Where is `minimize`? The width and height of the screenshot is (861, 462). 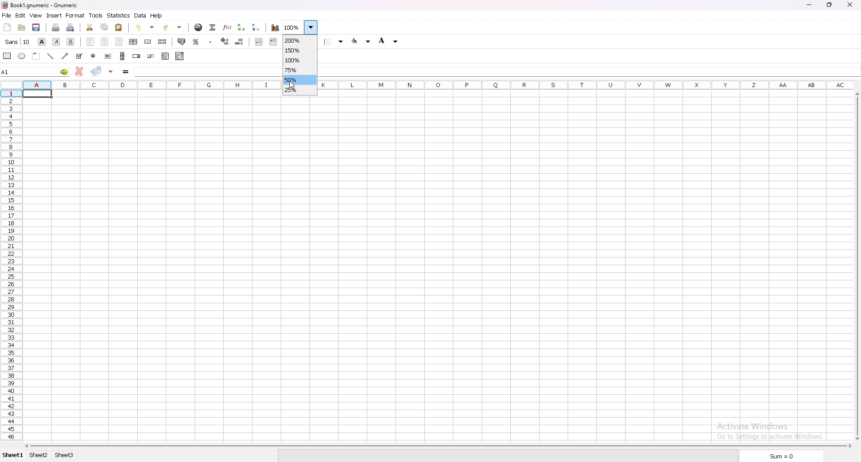
minimize is located at coordinates (809, 5).